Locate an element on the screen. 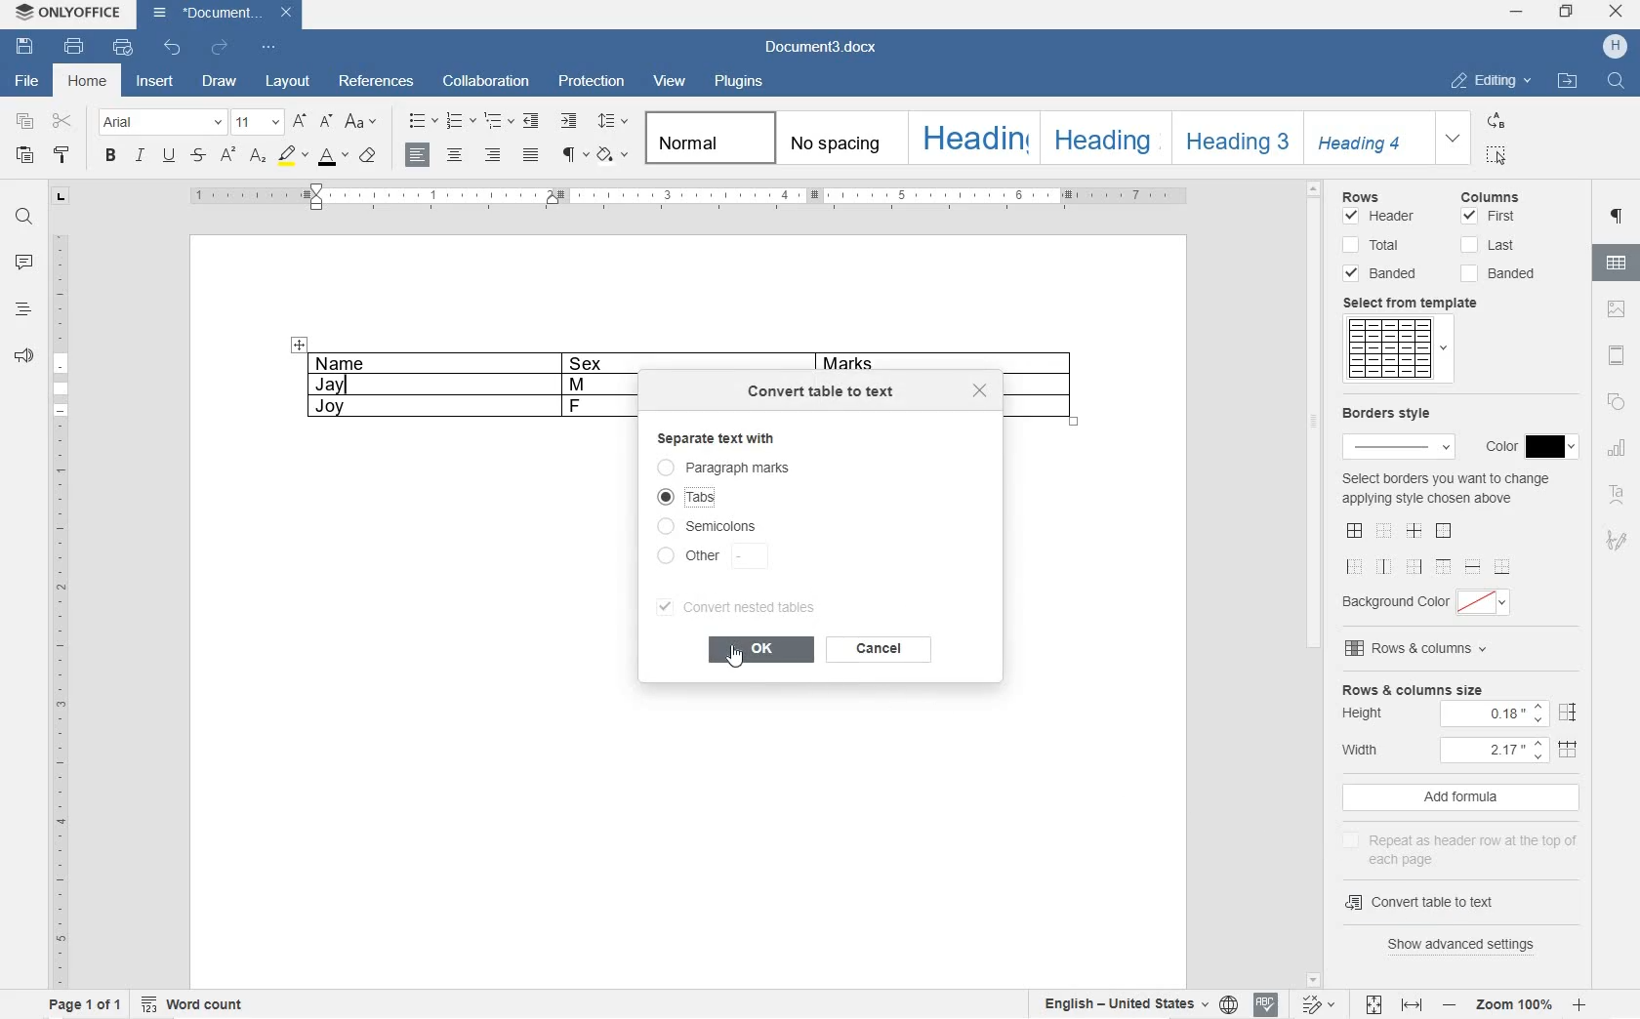 Image resolution: width=1640 pixels, height=1019 pixels. set no borders is located at coordinates (1384, 528).